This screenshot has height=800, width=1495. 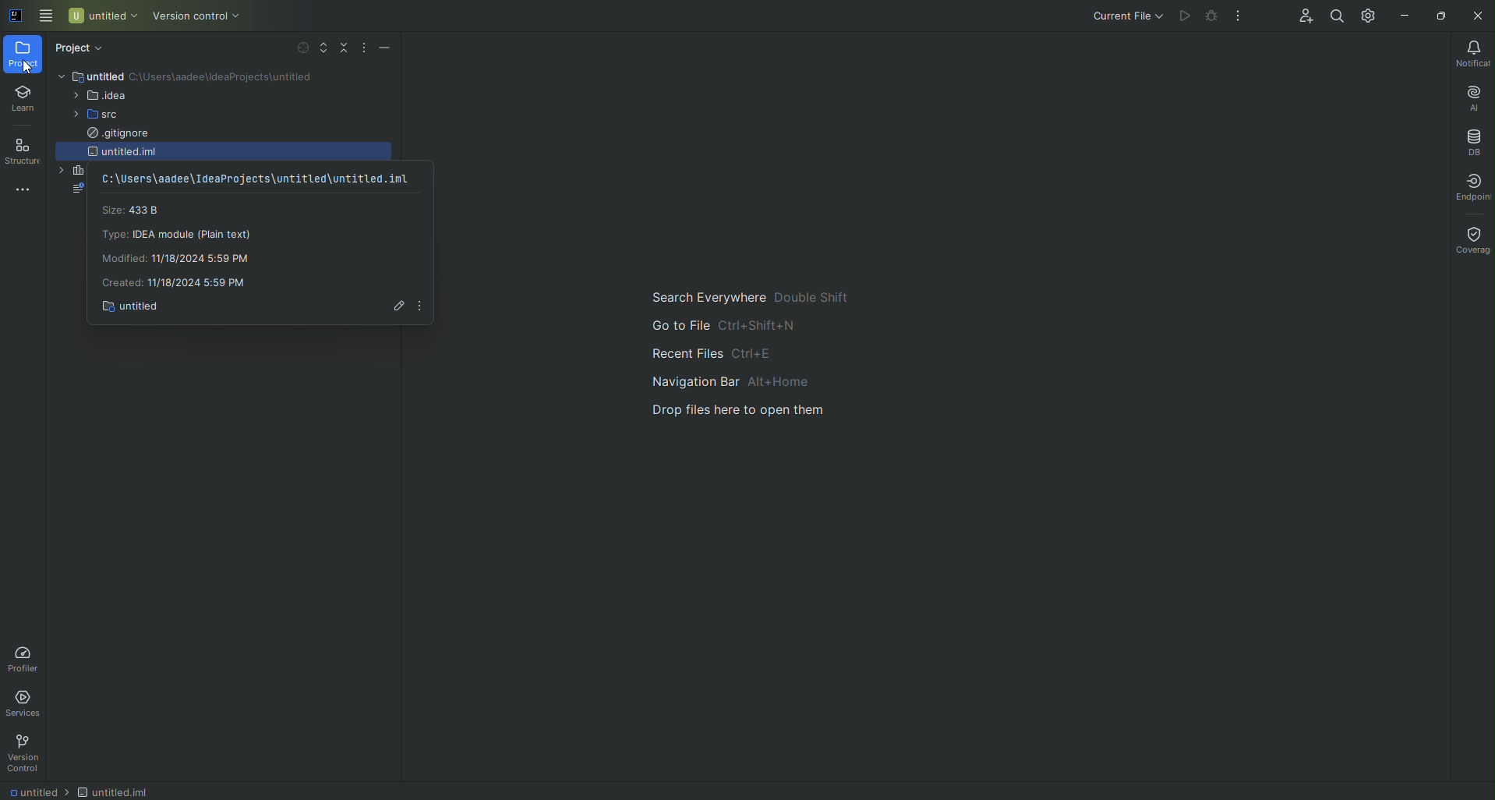 I want to click on More Actions, so click(x=362, y=47).